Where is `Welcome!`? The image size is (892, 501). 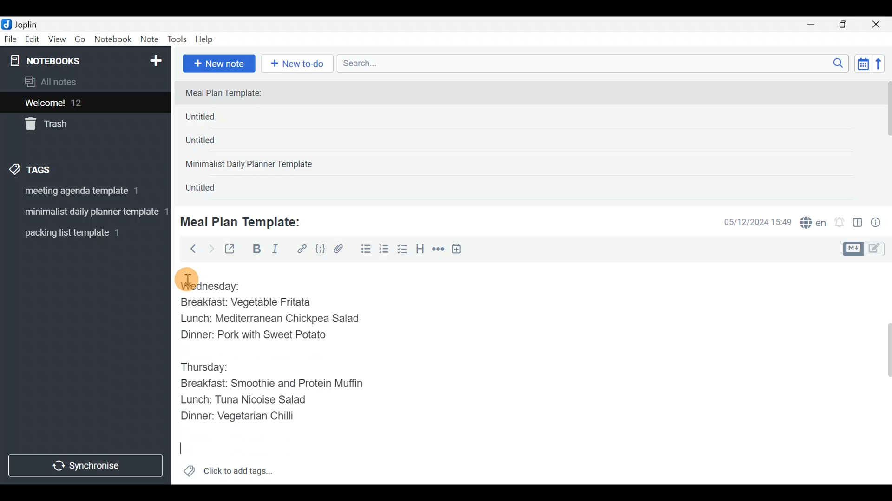
Welcome! is located at coordinates (84, 103).